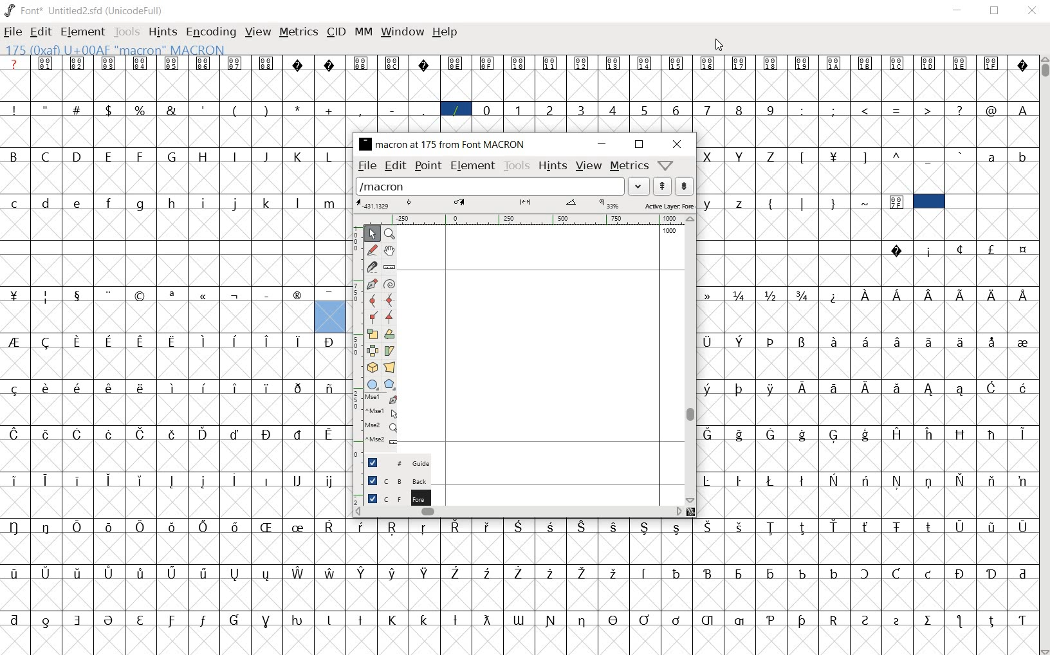  I want to click on Symbol, so click(174, 481).